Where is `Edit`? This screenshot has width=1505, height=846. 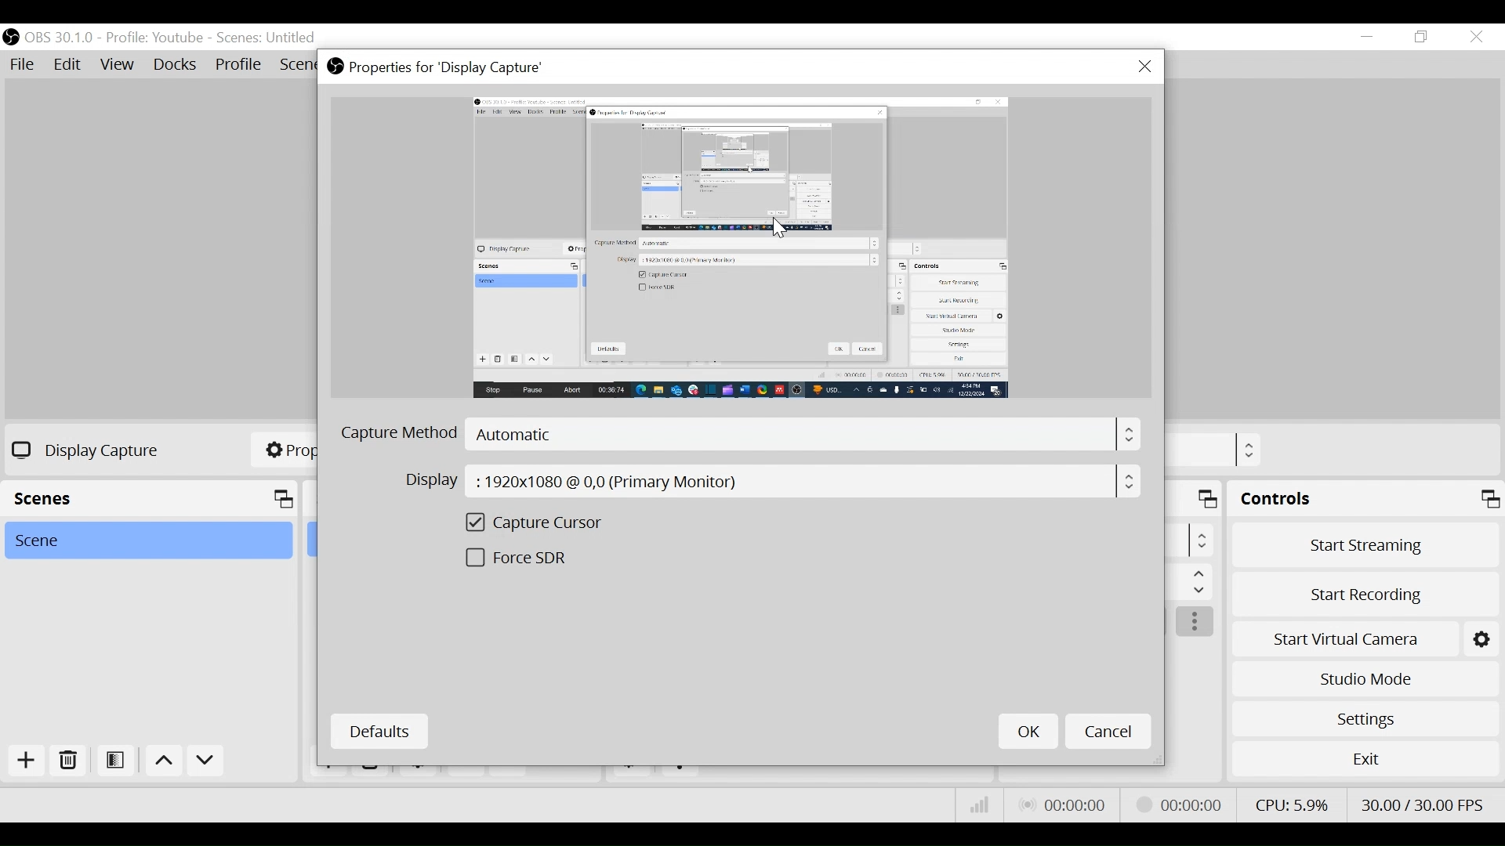 Edit is located at coordinates (68, 64).